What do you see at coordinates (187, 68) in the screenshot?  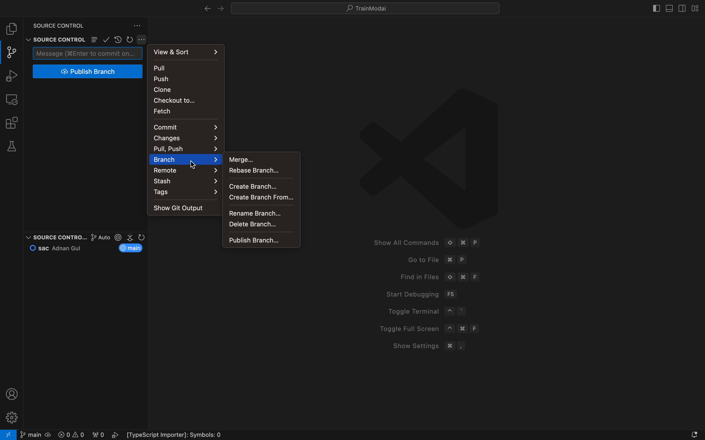 I see `pull from server` at bounding box center [187, 68].